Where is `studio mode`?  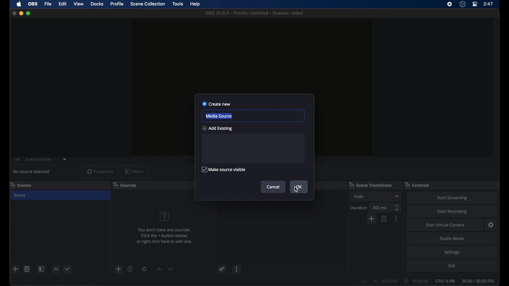
studio mode is located at coordinates (452, 239).